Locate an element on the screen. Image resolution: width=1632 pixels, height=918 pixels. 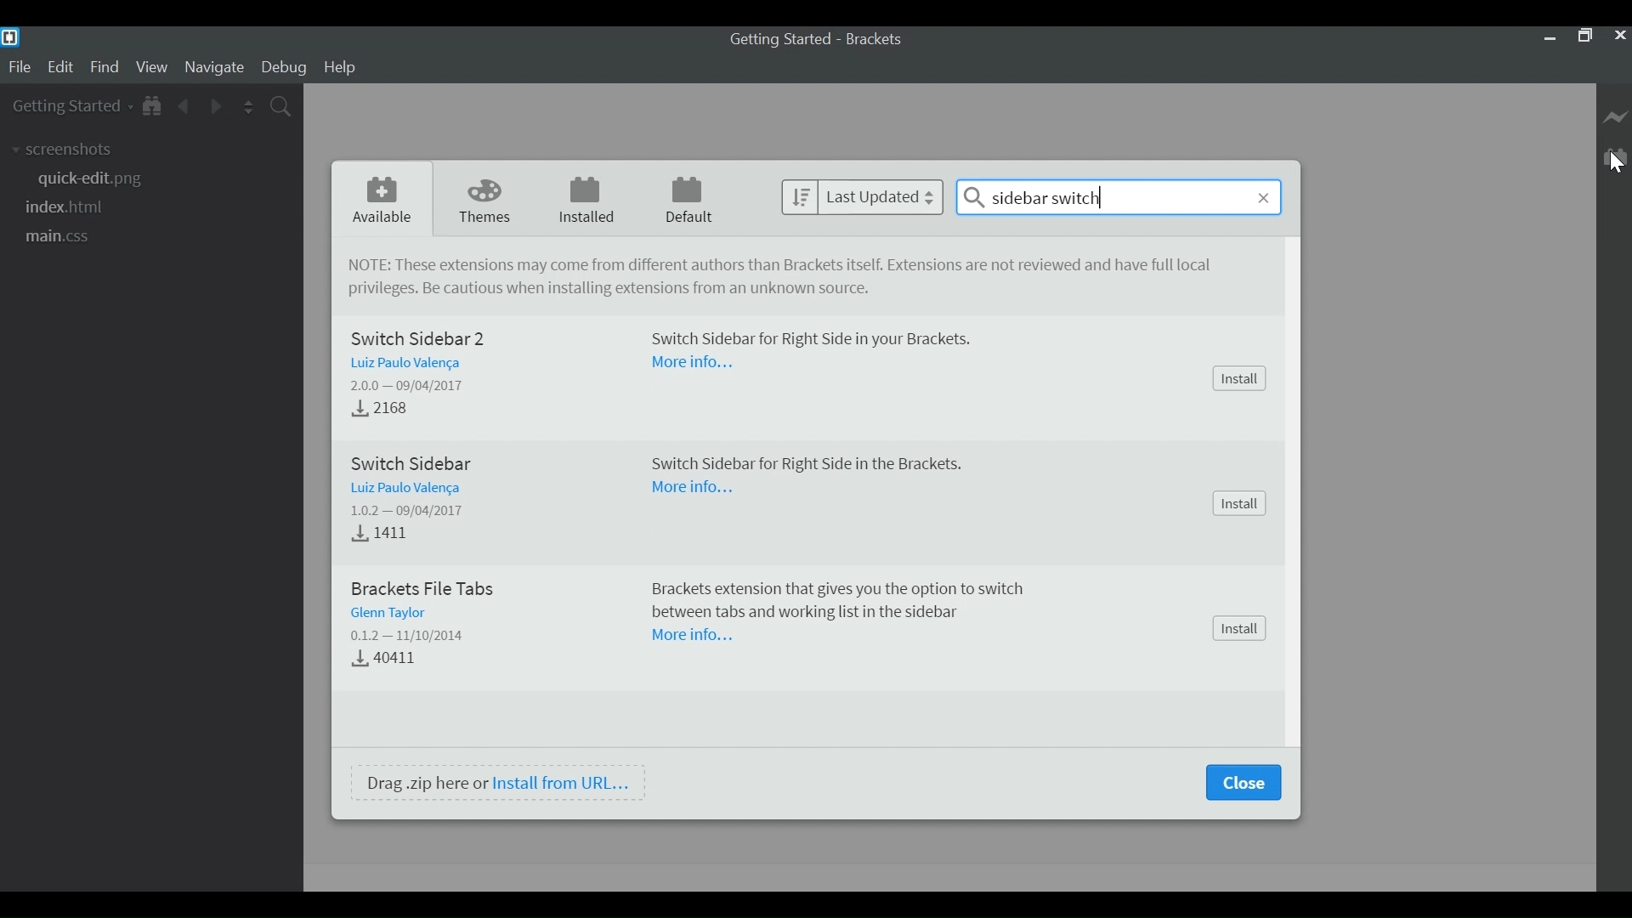
Default is located at coordinates (688, 199).